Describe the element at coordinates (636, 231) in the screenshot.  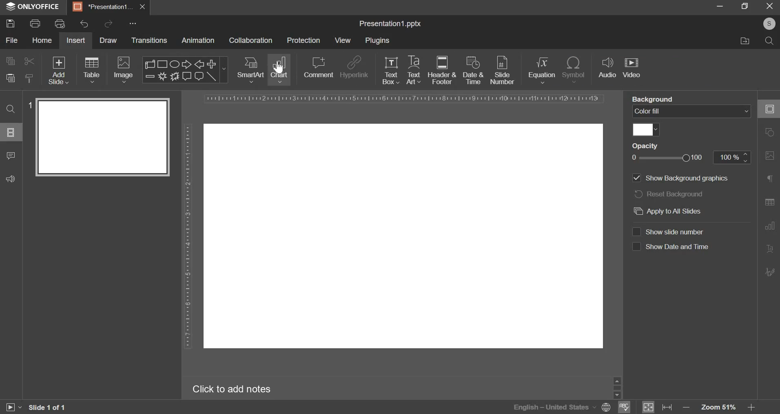
I see `check box` at that location.